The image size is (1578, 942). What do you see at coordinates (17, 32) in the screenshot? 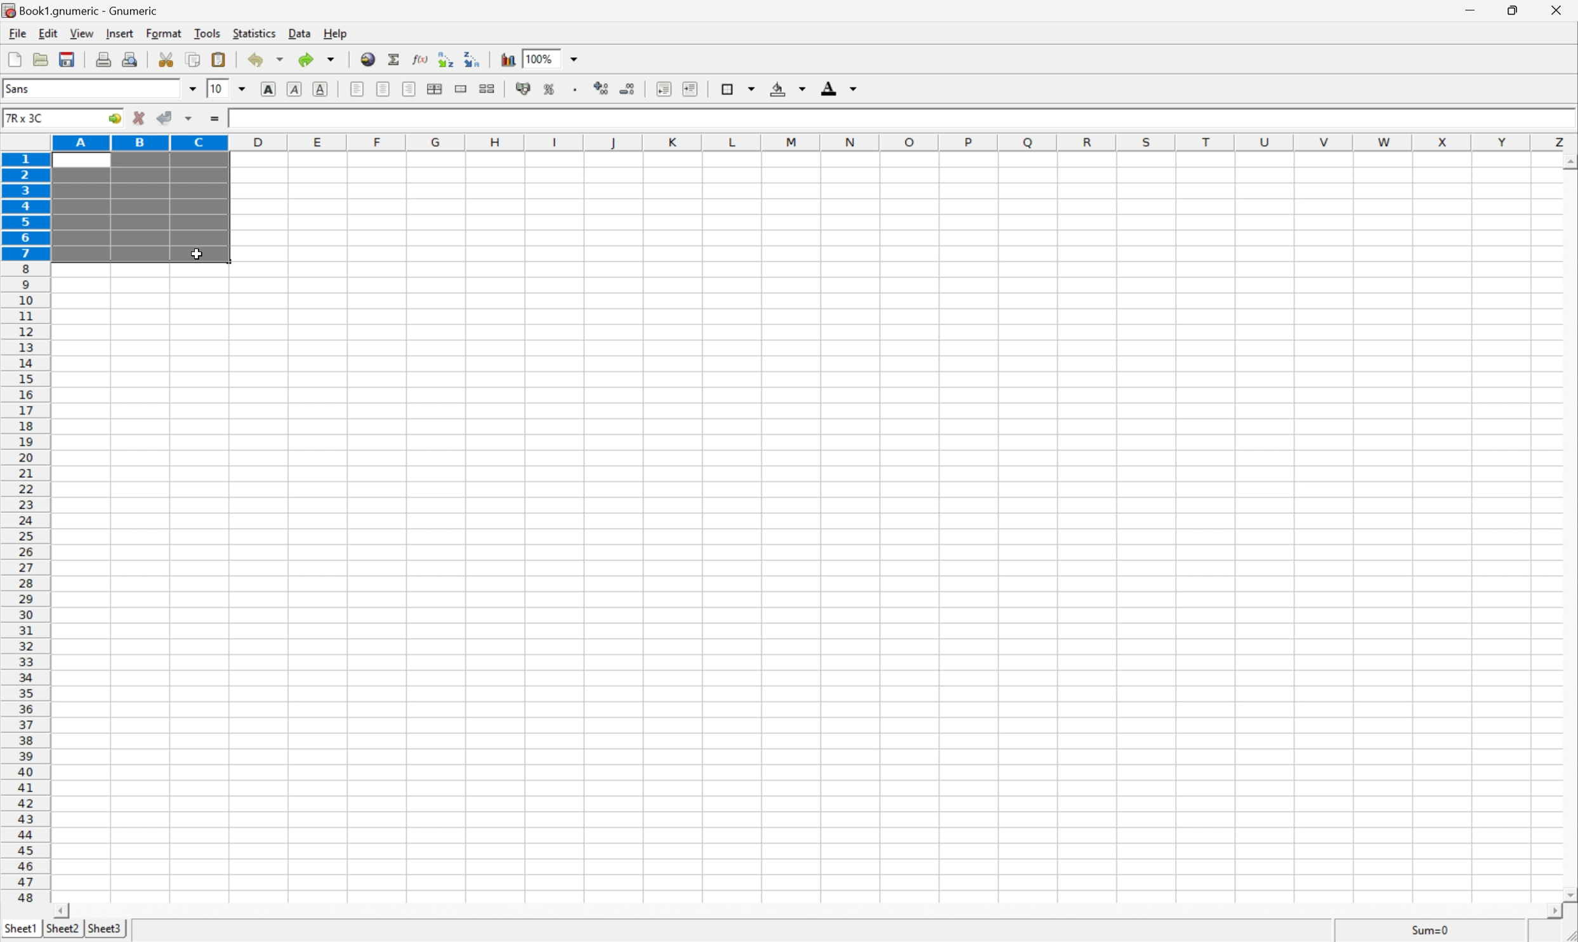
I see `file` at bounding box center [17, 32].